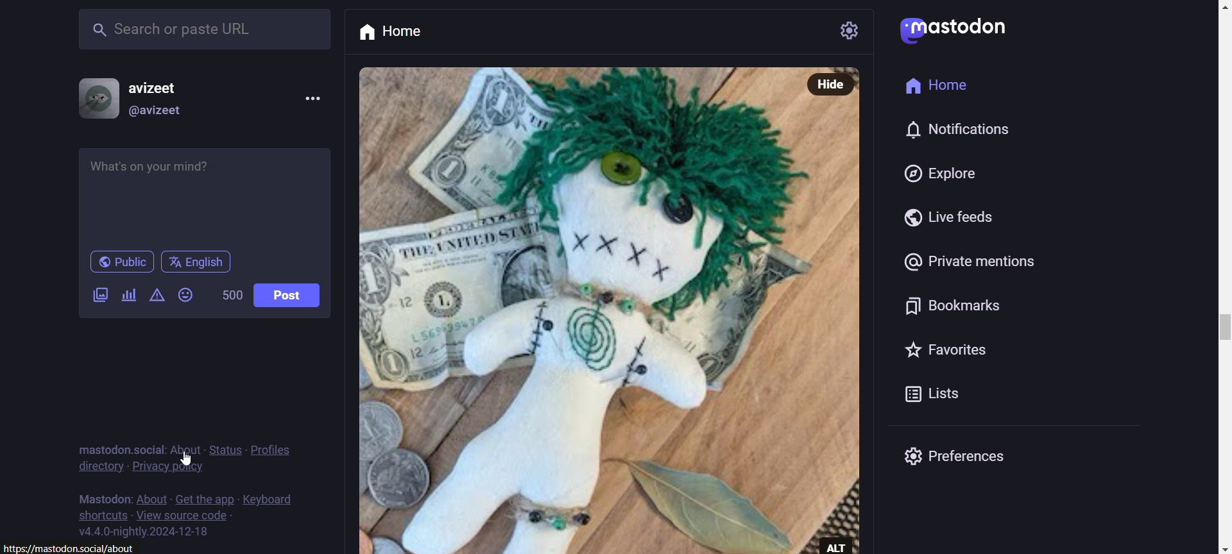 The image size is (1232, 554). Describe the element at coordinates (934, 175) in the screenshot. I see `explore` at that location.